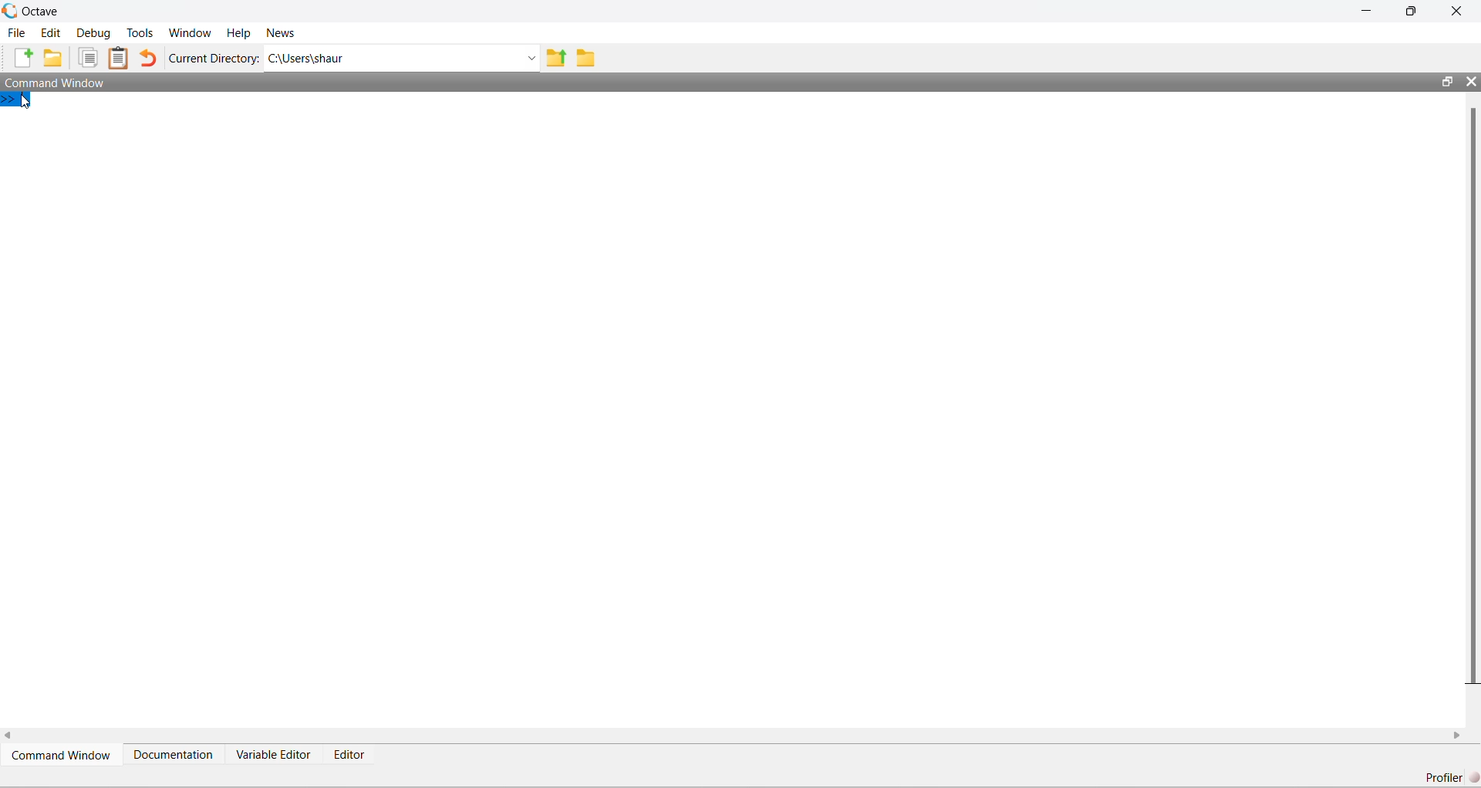 The image size is (1481, 788). Describe the element at coordinates (351, 755) in the screenshot. I see `Editor` at that location.